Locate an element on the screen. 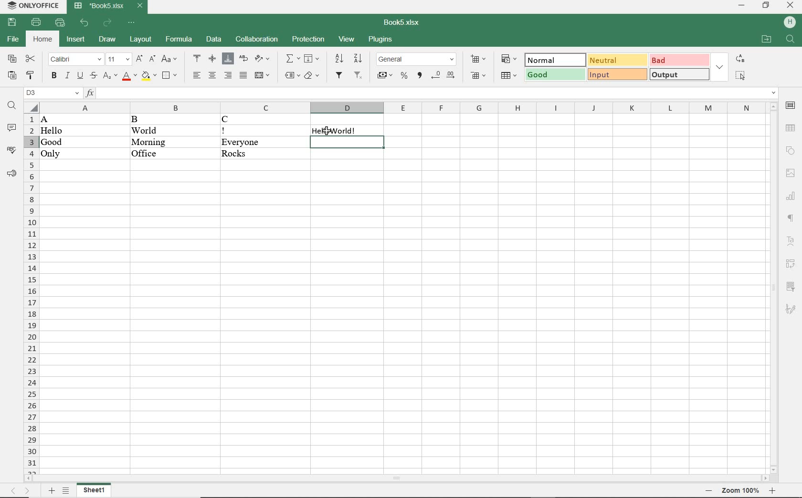 This screenshot has width=802, height=498. VIEW is located at coordinates (347, 39).